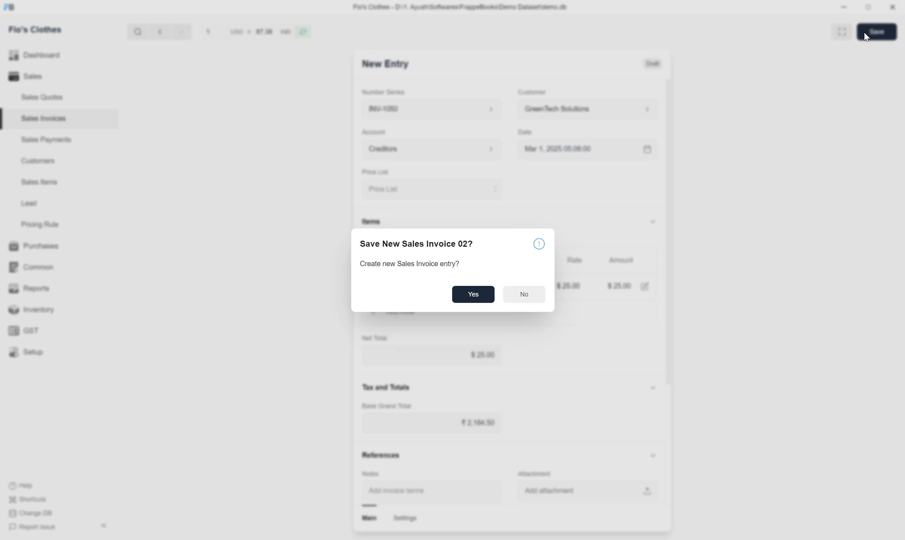 This screenshot has height=540, width=905. What do you see at coordinates (374, 471) in the screenshot?
I see `Notes` at bounding box center [374, 471].